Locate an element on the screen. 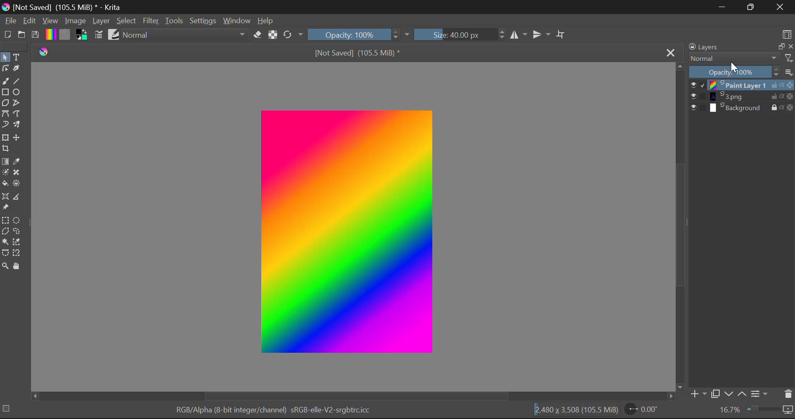 The image size is (795, 419). Increase or decrease size is located at coordinates (501, 36).